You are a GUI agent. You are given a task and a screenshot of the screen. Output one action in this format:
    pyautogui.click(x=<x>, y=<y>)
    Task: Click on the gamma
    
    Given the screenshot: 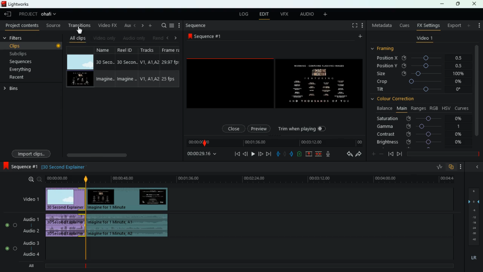 What is the action you would take?
    pyautogui.click(x=419, y=126)
    